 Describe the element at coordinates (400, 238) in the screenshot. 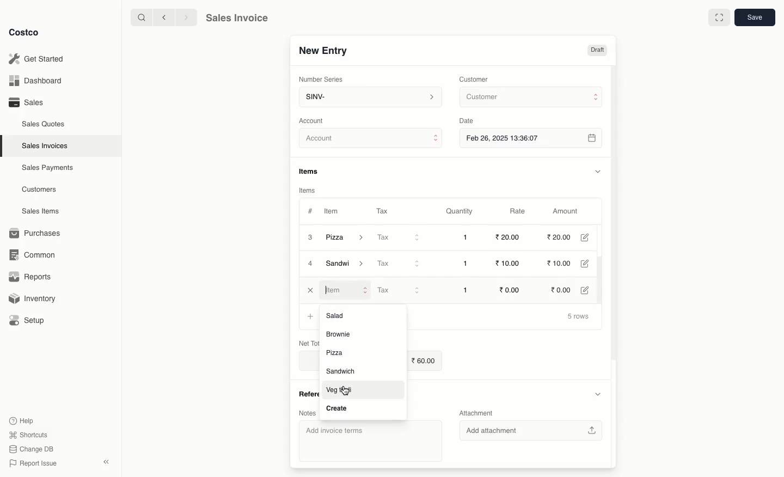

I see `Tax` at that location.